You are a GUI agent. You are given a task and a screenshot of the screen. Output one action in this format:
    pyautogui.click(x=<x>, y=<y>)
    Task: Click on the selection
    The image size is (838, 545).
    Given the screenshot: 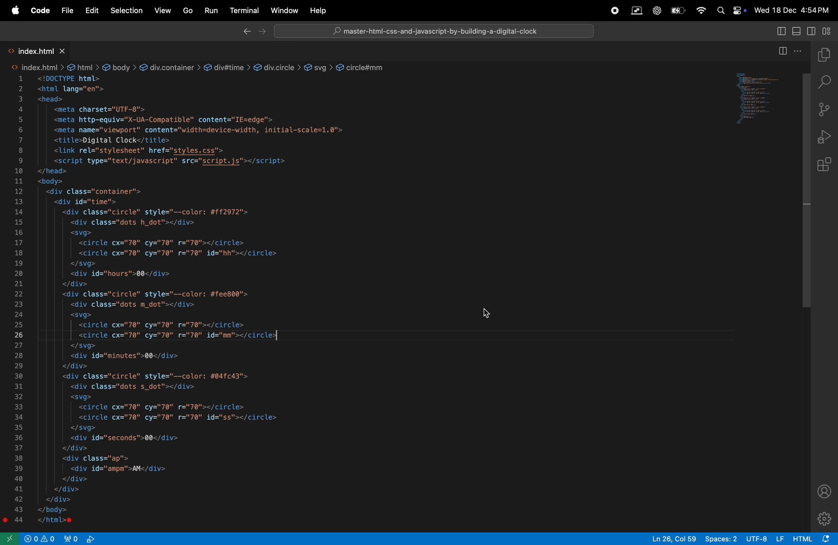 What is the action you would take?
    pyautogui.click(x=126, y=11)
    